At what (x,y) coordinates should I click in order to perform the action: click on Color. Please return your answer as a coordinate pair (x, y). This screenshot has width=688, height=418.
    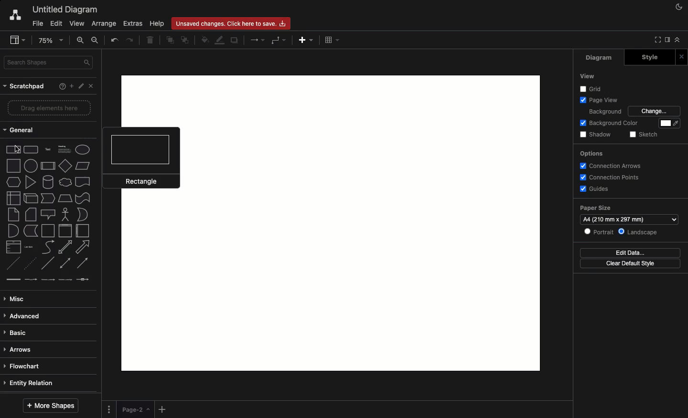
    Looking at the image, I should click on (666, 124).